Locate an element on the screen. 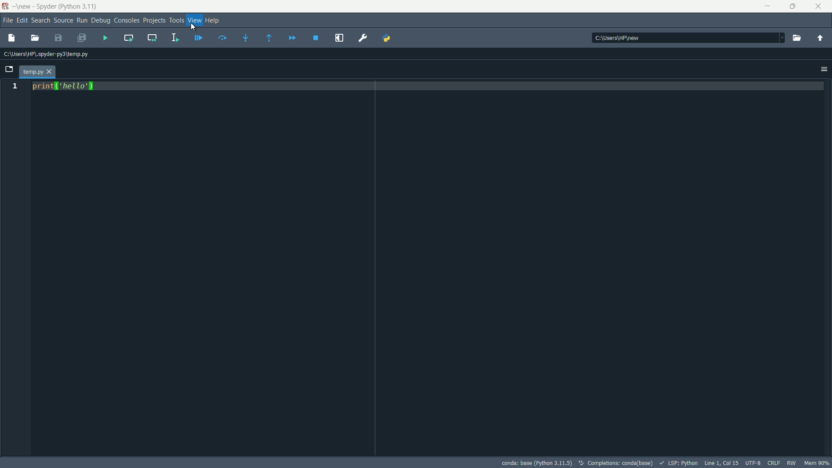 This screenshot has width=832, height=468. temp.py tab is located at coordinates (38, 72).